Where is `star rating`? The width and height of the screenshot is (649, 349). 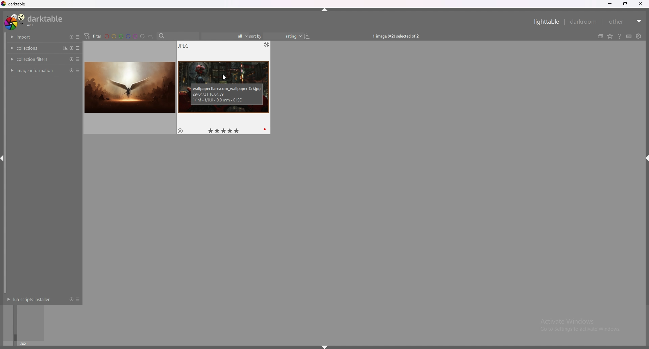
star rating is located at coordinates (223, 131).